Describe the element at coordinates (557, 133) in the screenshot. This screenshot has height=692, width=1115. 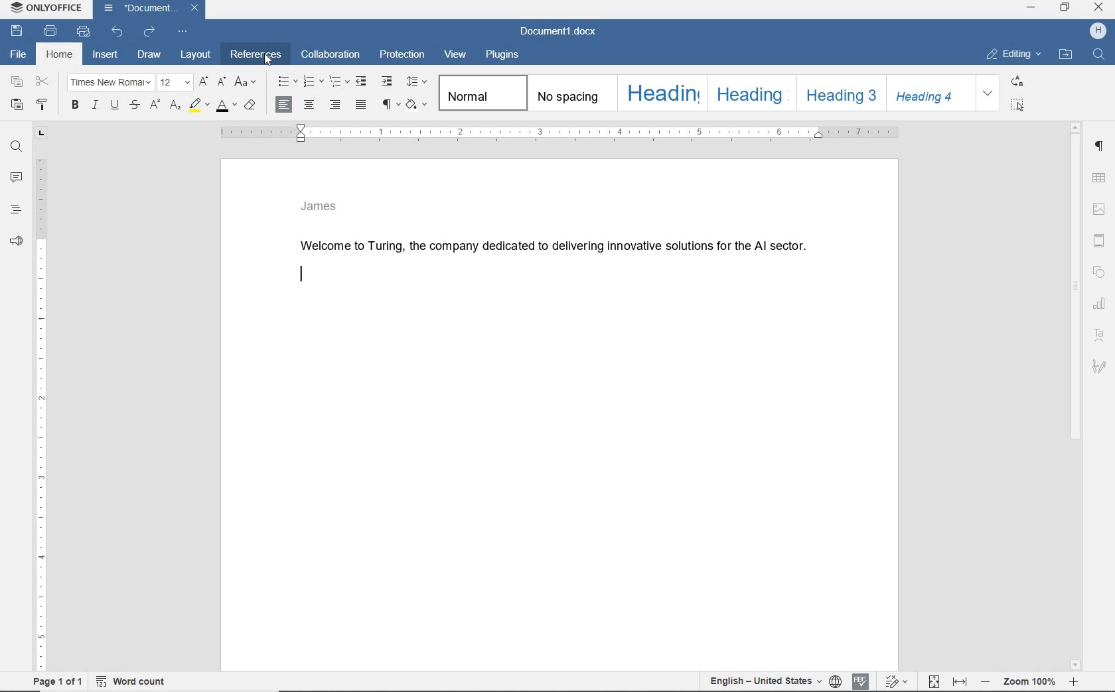
I see `ruler` at that location.